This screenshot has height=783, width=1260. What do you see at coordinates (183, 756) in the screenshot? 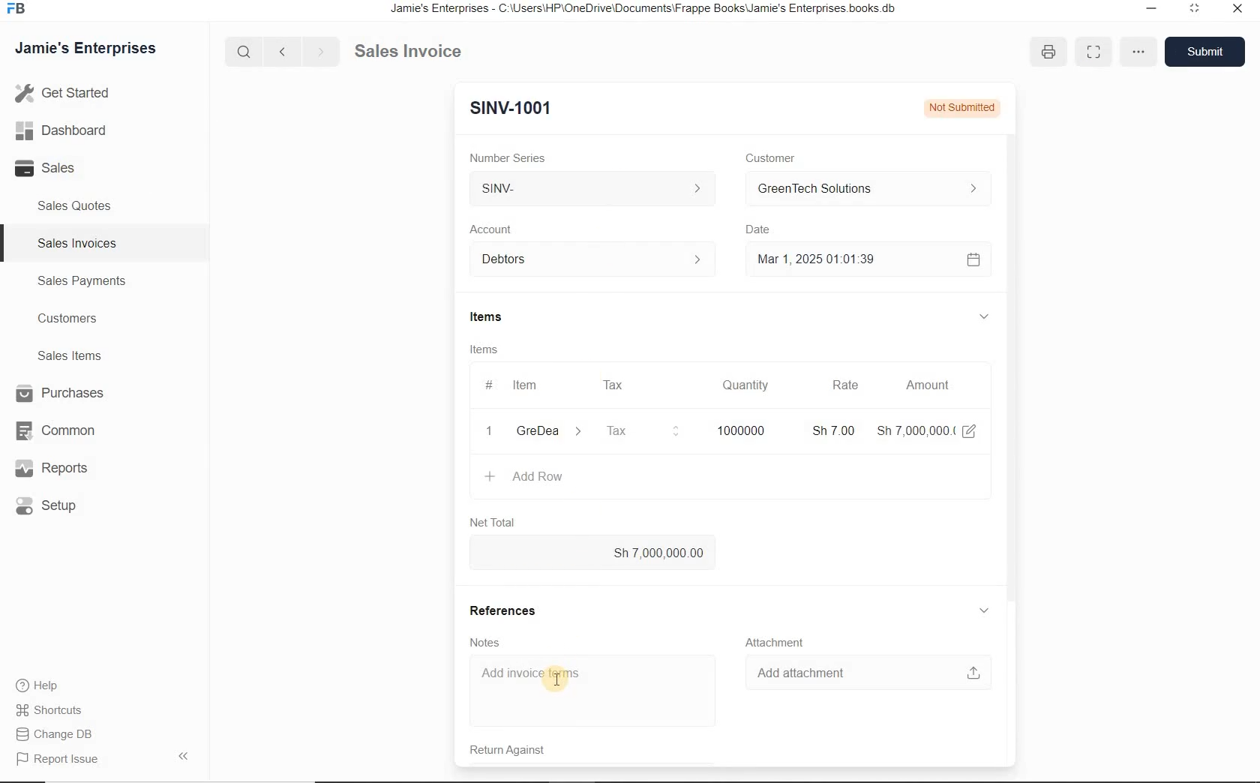
I see `hide` at bounding box center [183, 756].